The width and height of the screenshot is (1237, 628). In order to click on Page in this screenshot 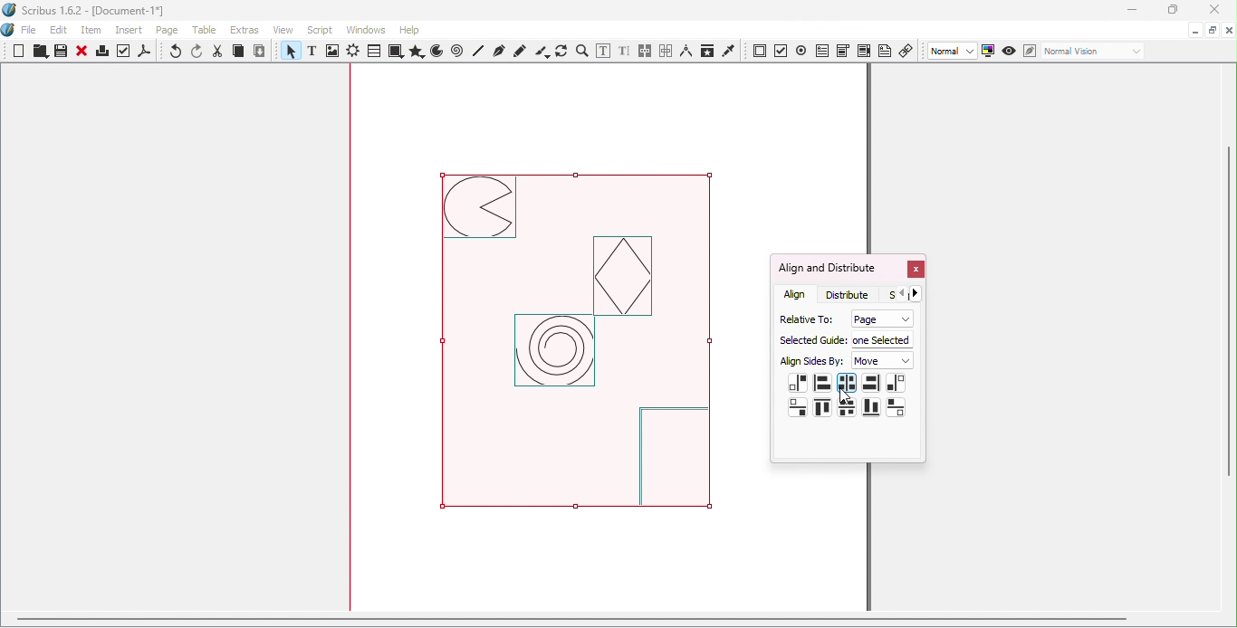, I will do `click(879, 319)`.